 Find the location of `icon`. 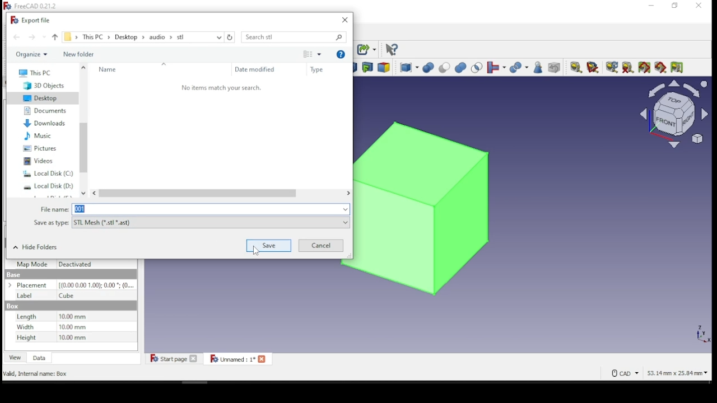

icon is located at coordinates (32, 7).